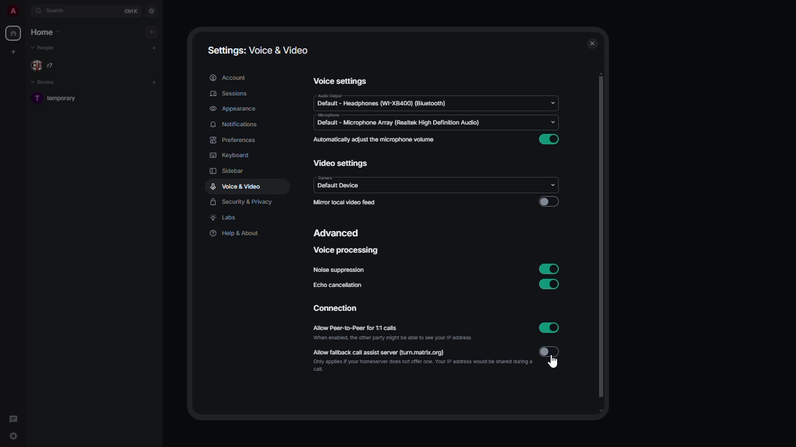 The height and width of the screenshot is (447, 796). Describe the element at coordinates (338, 232) in the screenshot. I see `advanced` at that location.